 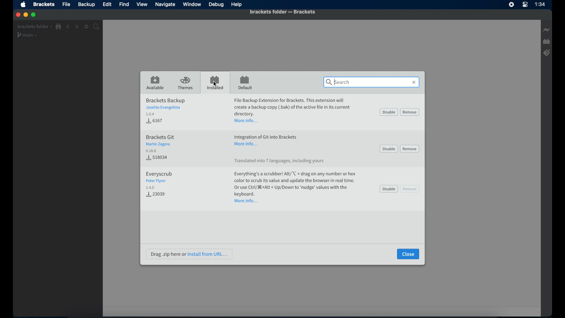 I want to click on remove, so click(x=410, y=112).